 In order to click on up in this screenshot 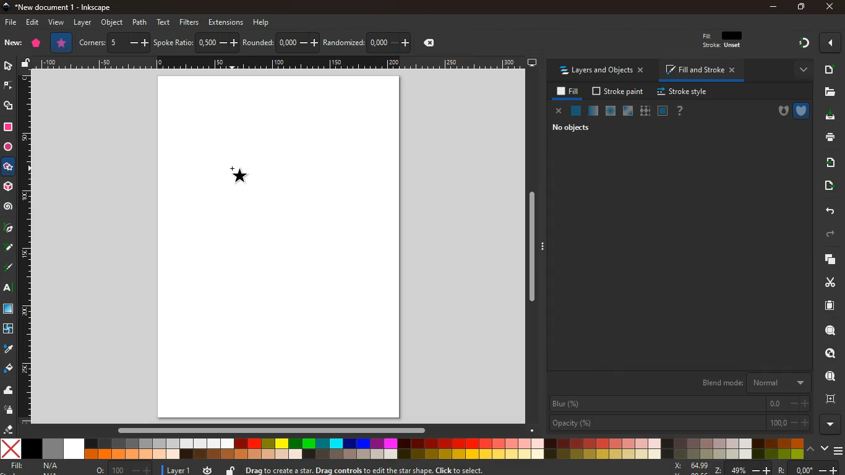, I will do `click(810, 448)`.